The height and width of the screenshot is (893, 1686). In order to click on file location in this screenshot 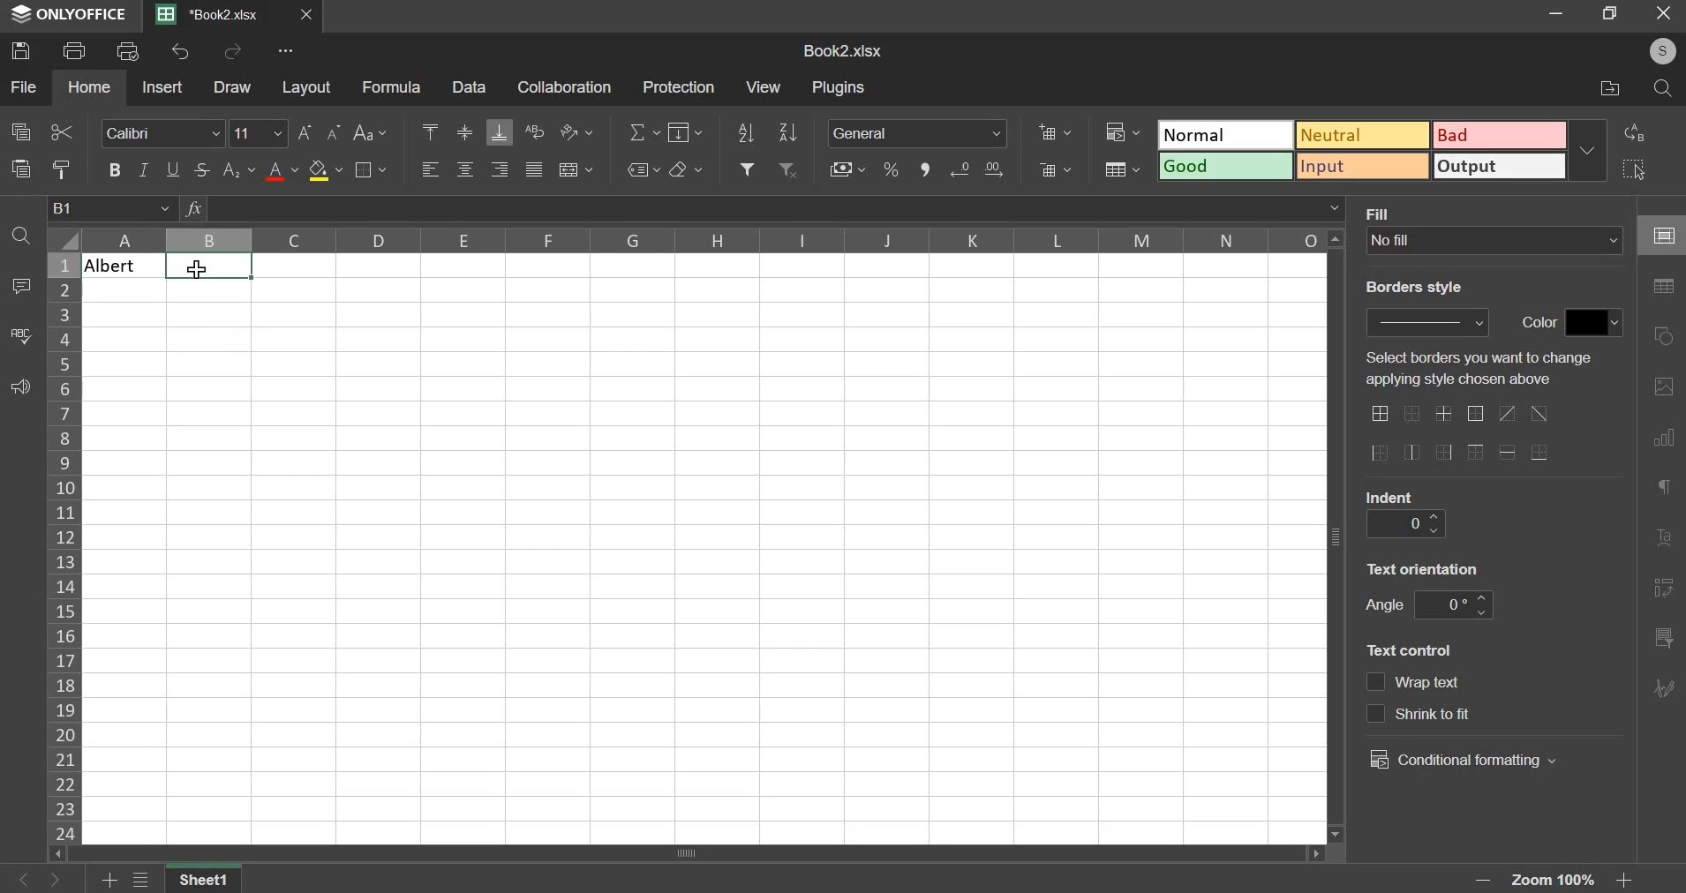, I will do `click(1599, 86)`.